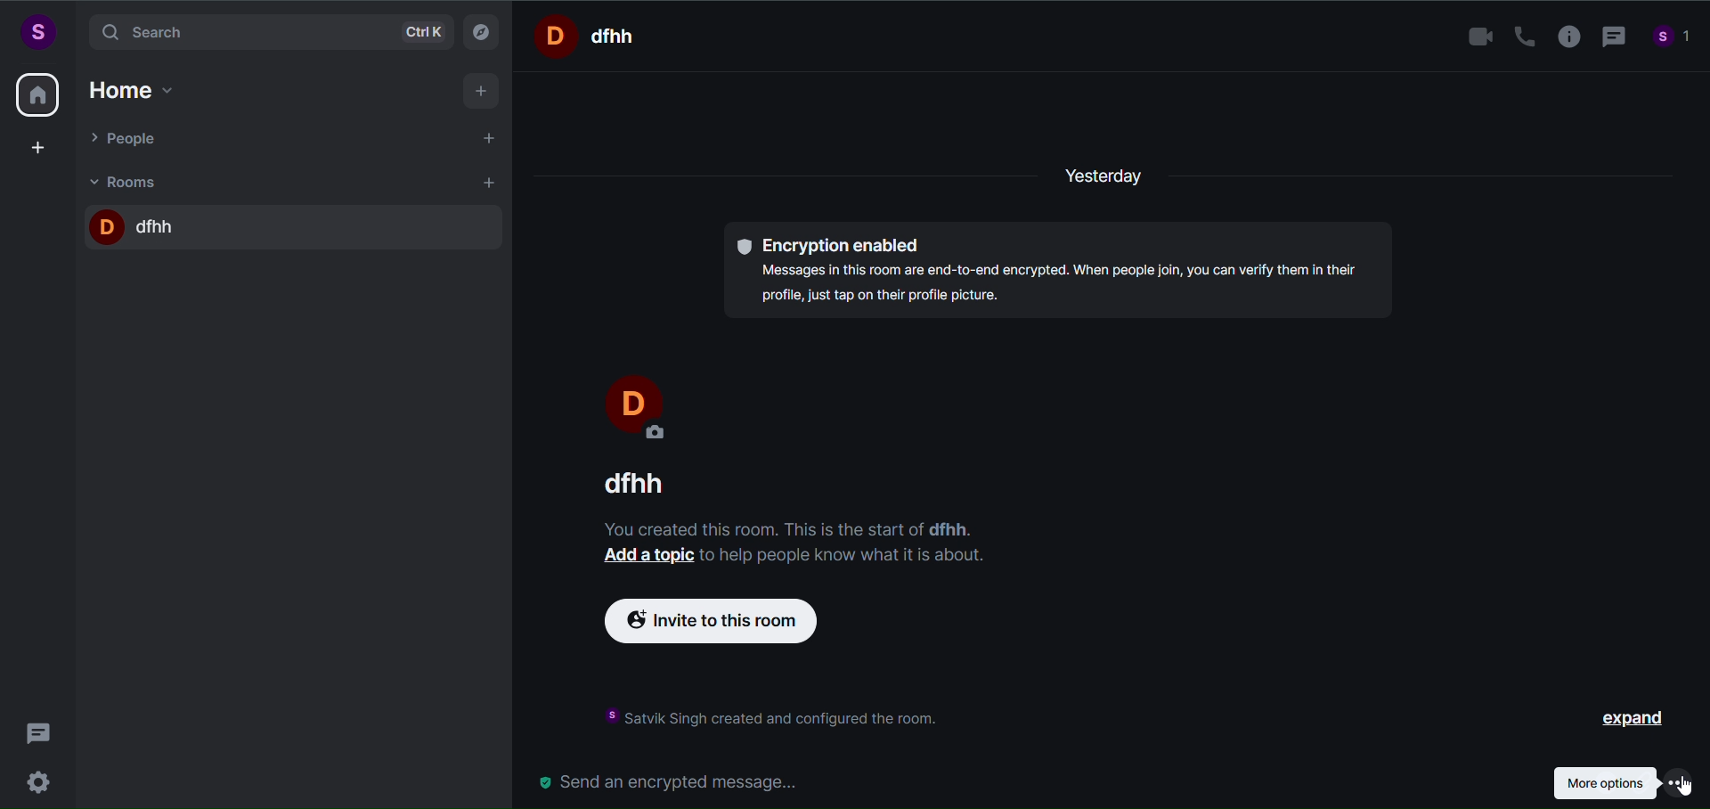 The image size is (1710, 809). Describe the element at coordinates (1673, 39) in the screenshot. I see `people` at that location.